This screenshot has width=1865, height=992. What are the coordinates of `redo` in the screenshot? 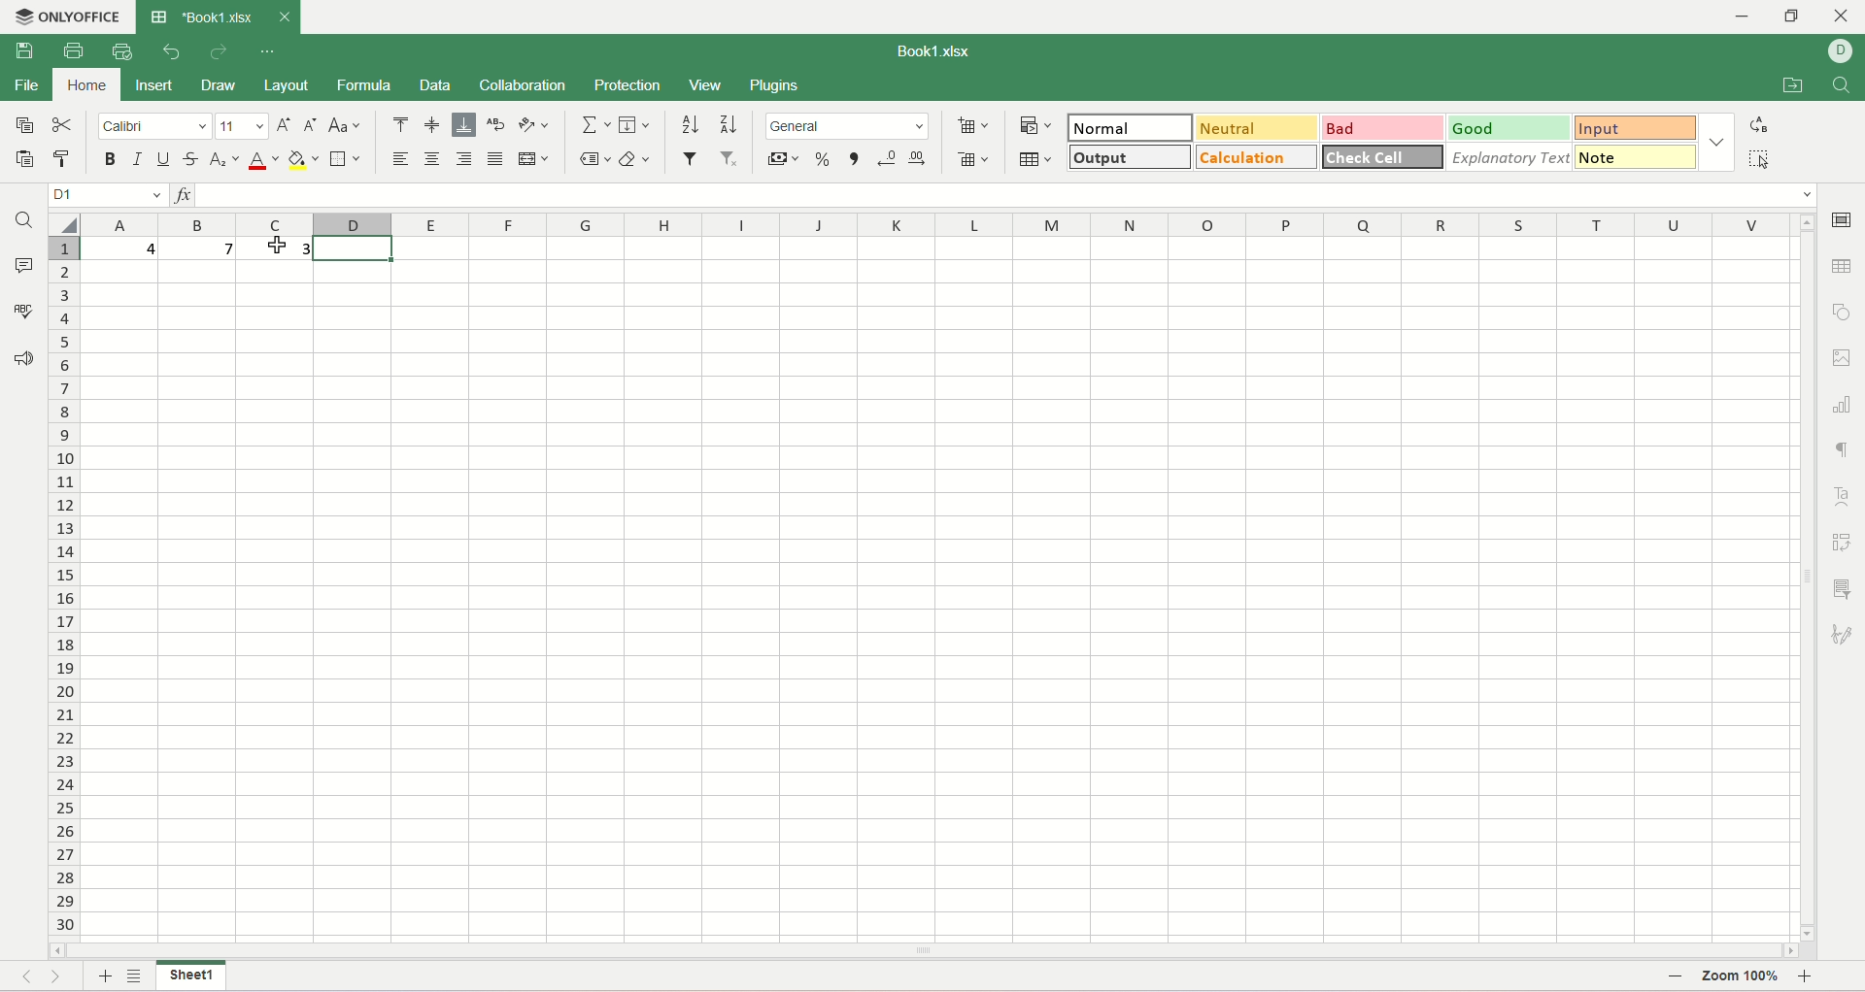 It's located at (219, 52).